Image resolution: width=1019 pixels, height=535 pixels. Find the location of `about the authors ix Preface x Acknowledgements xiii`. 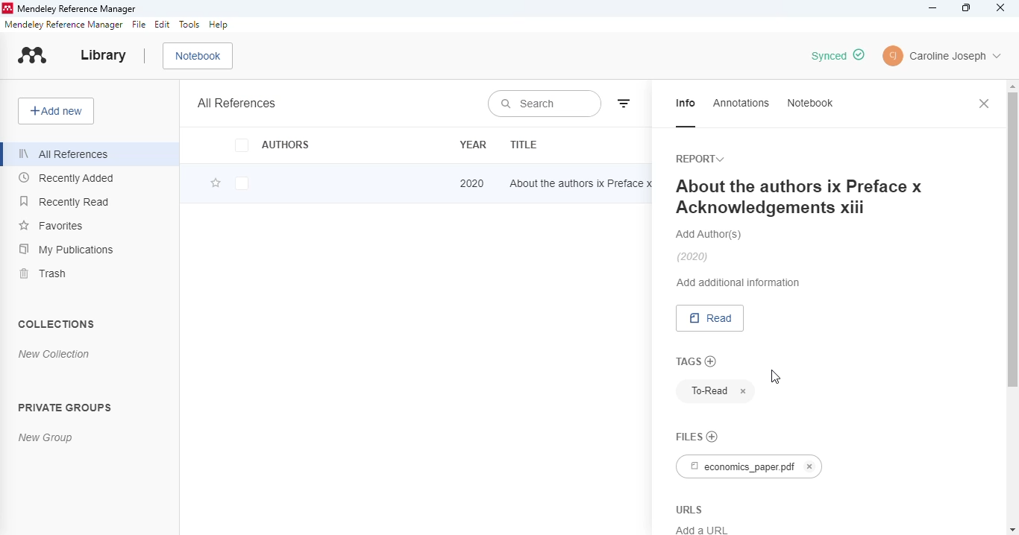

about the authors ix Preface x Acknowledgements xiii is located at coordinates (583, 183).